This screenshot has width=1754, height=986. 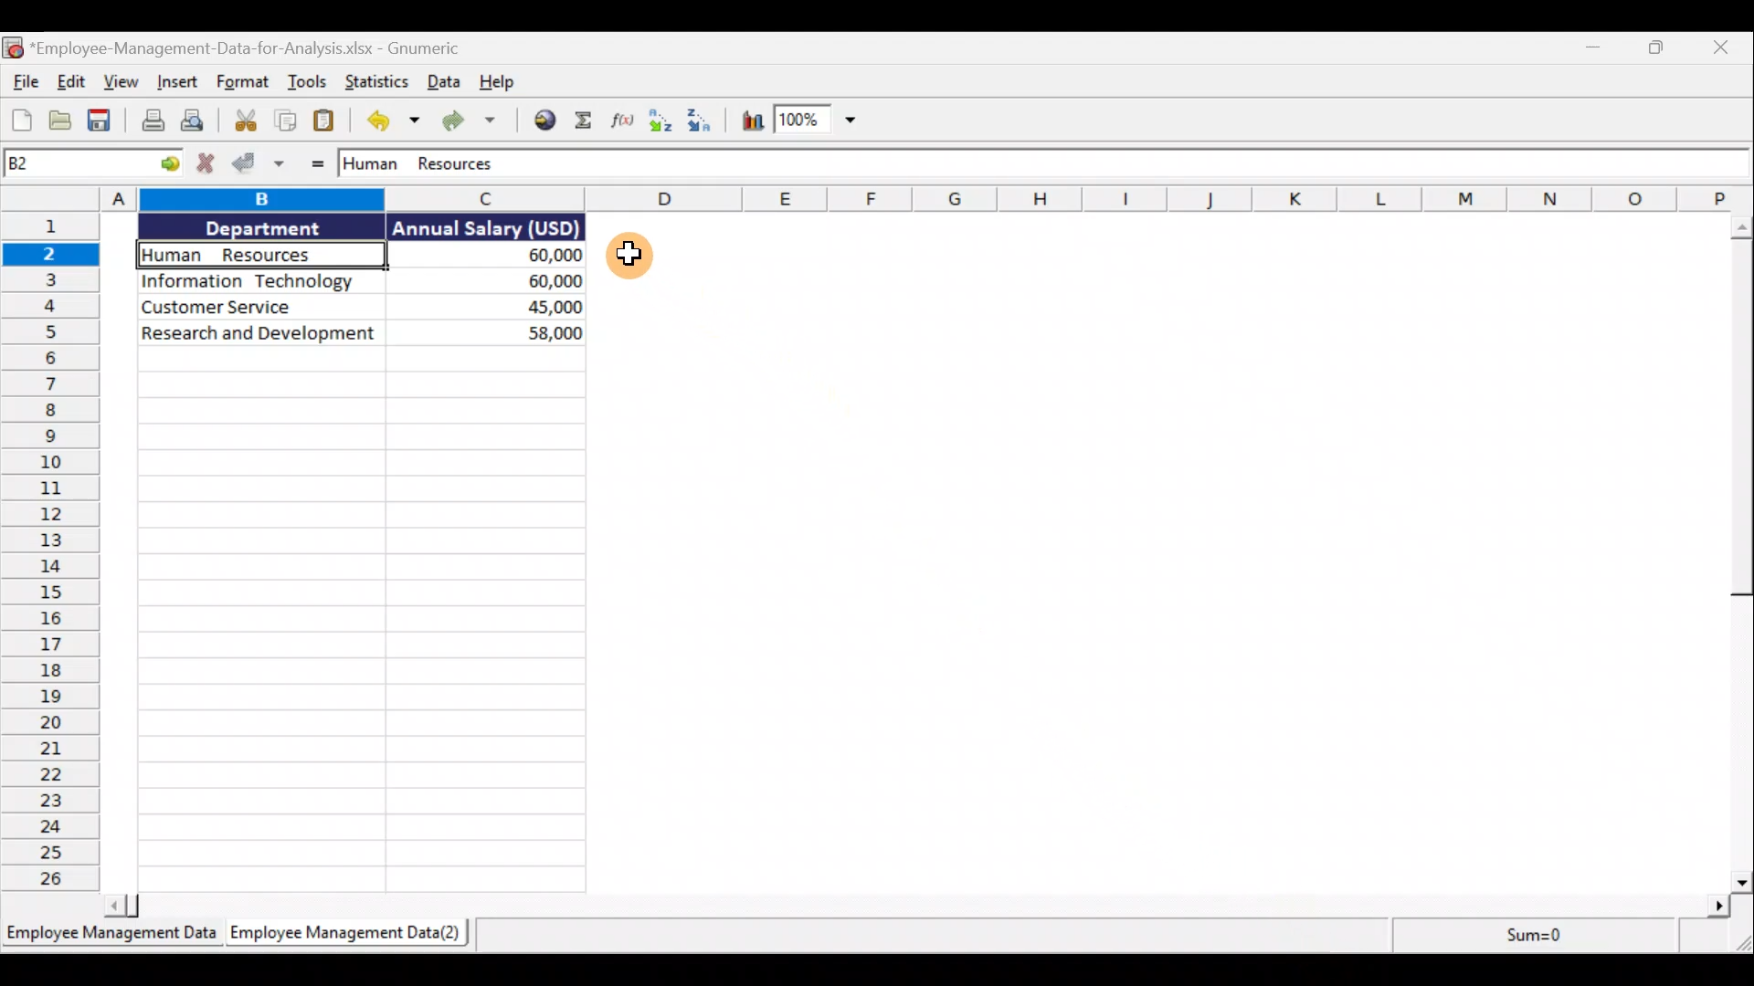 I want to click on scroll bar, so click(x=1738, y=555).